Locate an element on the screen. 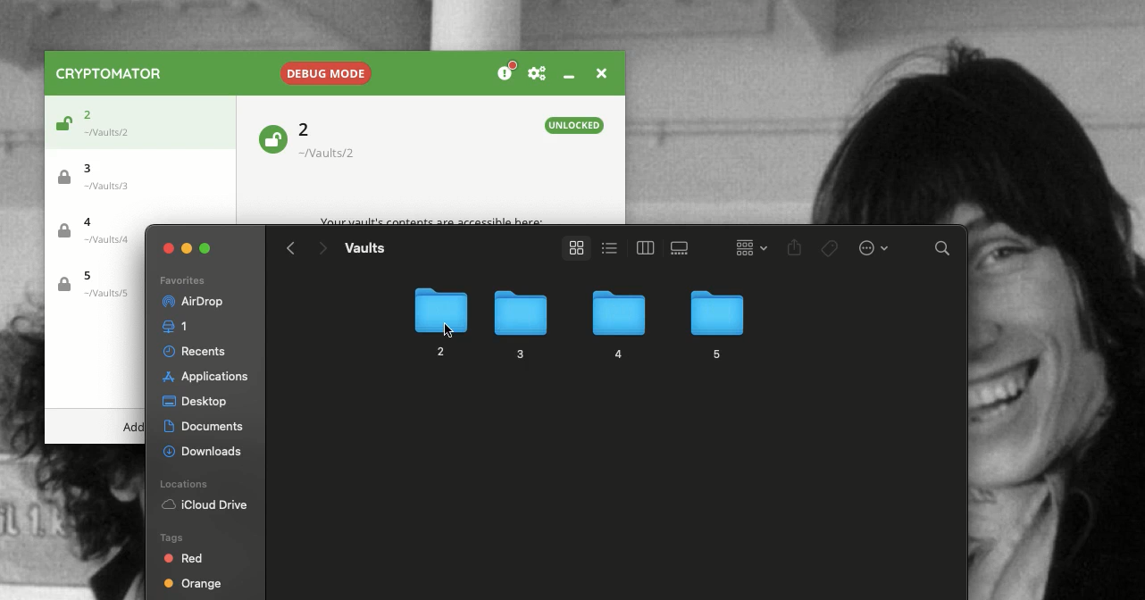 The image size is (1145, 600). Favorites list is located at coordinates (181, 281).